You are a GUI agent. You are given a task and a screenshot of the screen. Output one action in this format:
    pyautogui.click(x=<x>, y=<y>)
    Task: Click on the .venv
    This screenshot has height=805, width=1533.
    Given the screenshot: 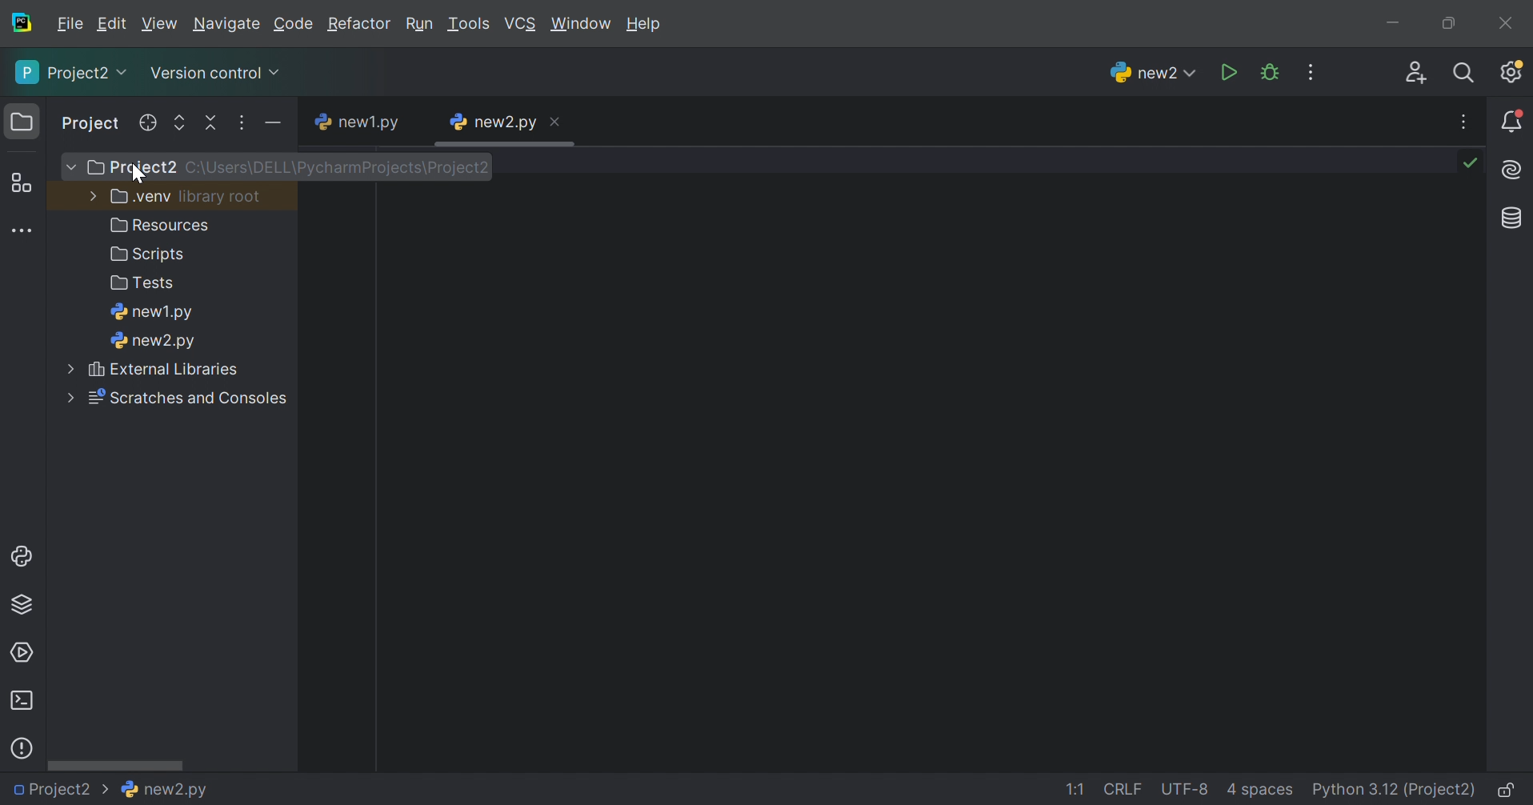 What is the action you would take?
    pyautogui.click(x=138, y=198)
    